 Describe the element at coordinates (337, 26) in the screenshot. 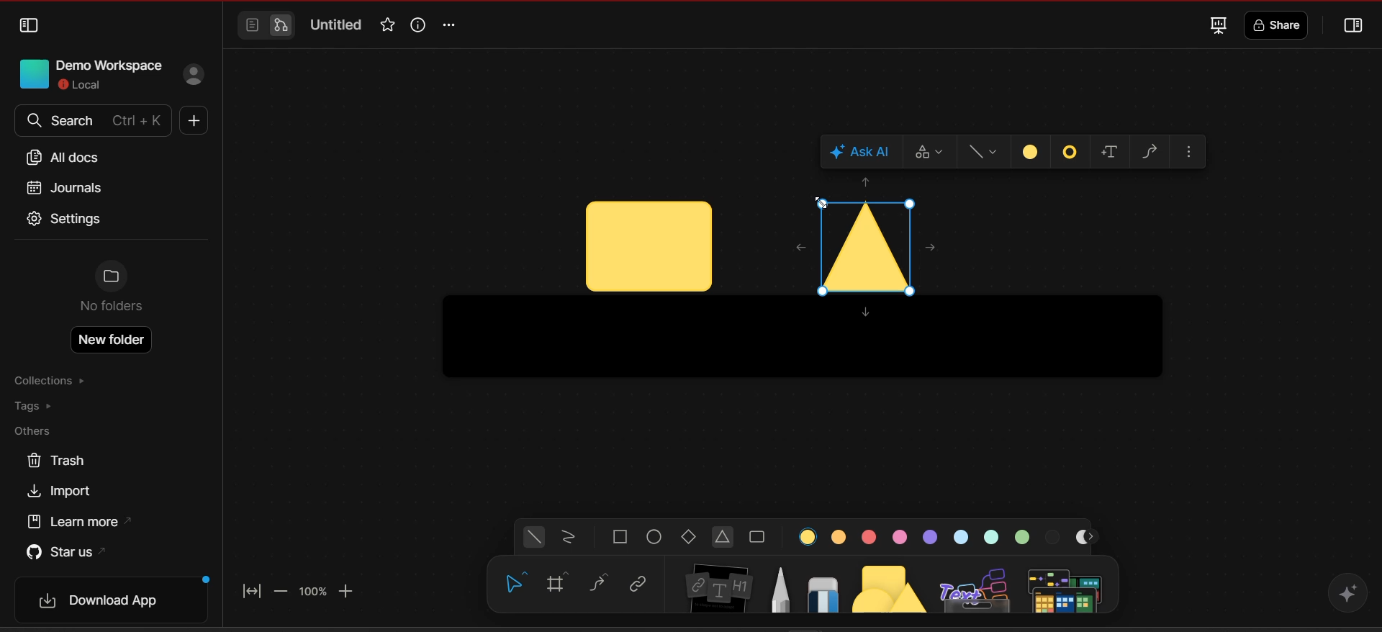

I see `Untitled` at that location.